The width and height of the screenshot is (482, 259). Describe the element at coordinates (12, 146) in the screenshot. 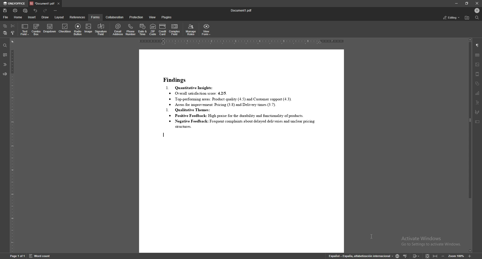

I see `vertical scale` at that location.